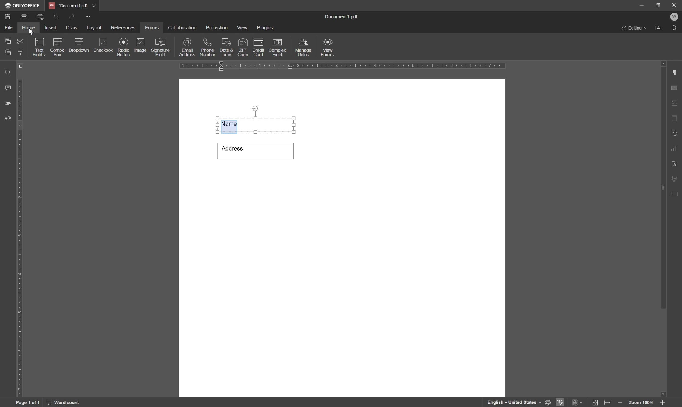  Describe the element at coordinates (662, 403) in the screenshot. I see `zoom in` at that location.